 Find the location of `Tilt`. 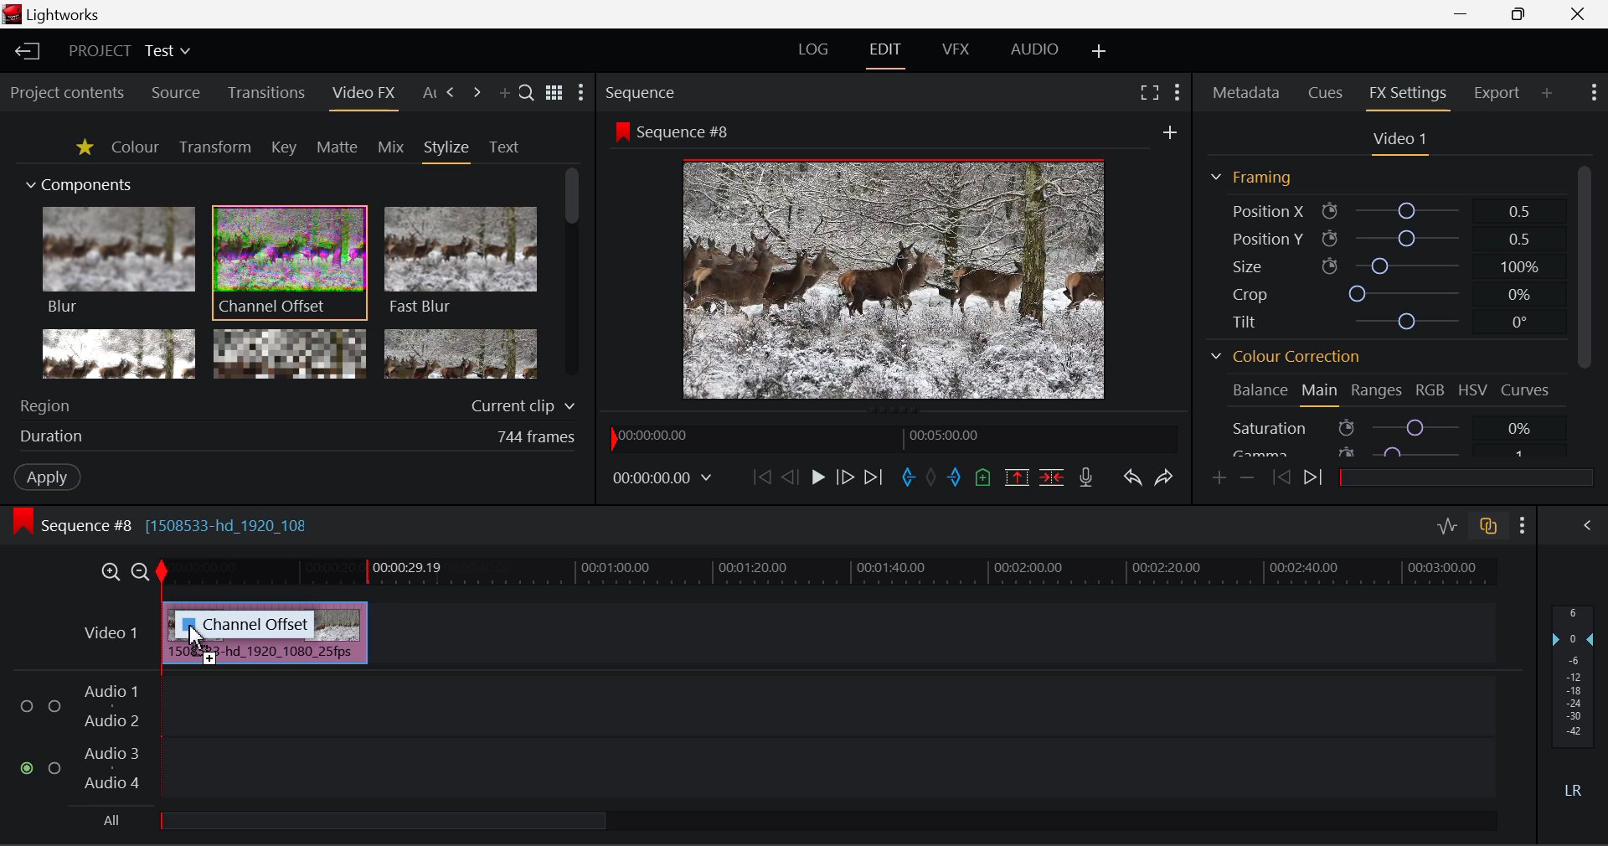

Tilt is located at coordinates (1389, 321).